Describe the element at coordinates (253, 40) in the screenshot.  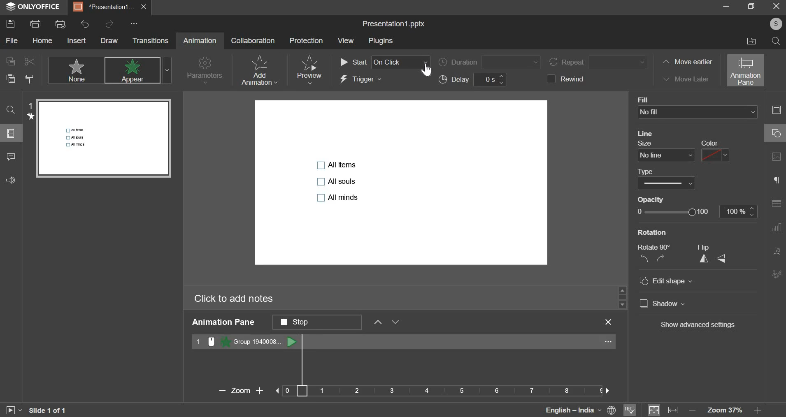
I see `collaboration` at that location.